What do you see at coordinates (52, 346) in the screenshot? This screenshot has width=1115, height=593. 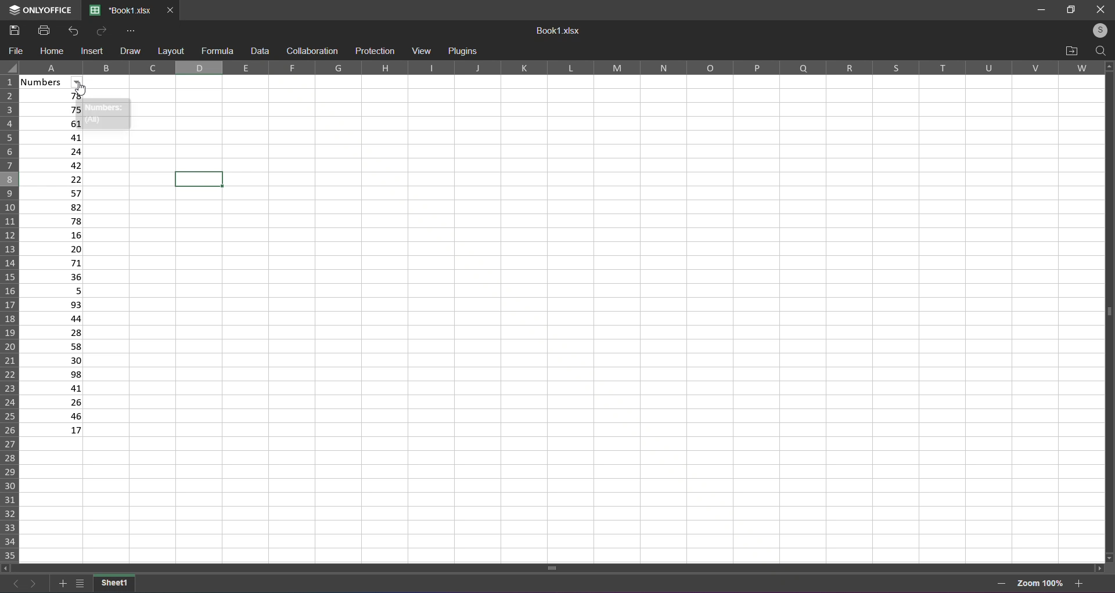 I see `58` at bounding box center [52, 346].